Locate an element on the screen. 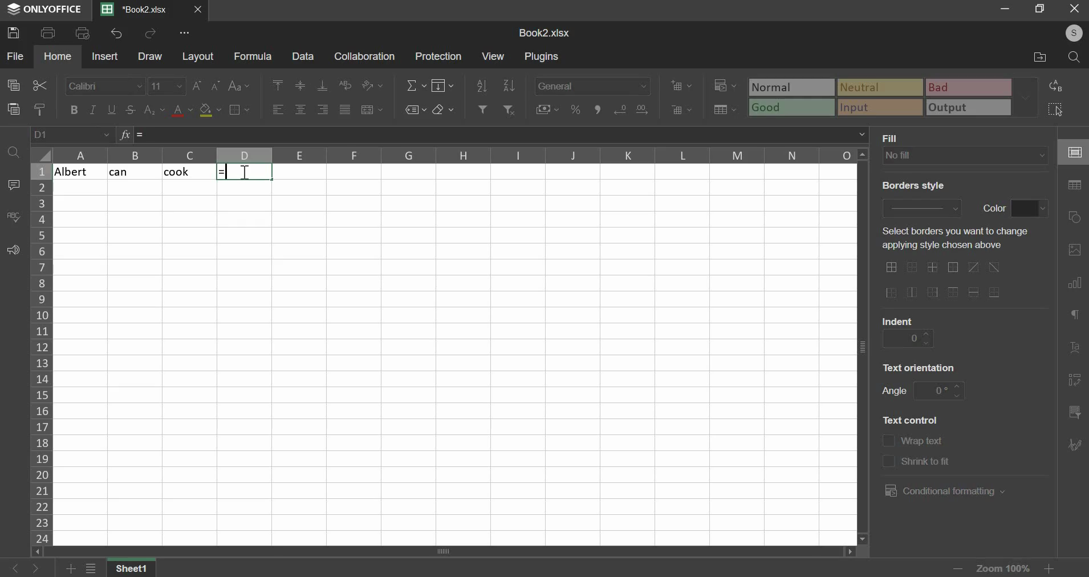  picture or video is located at coordinates (1074, 251).